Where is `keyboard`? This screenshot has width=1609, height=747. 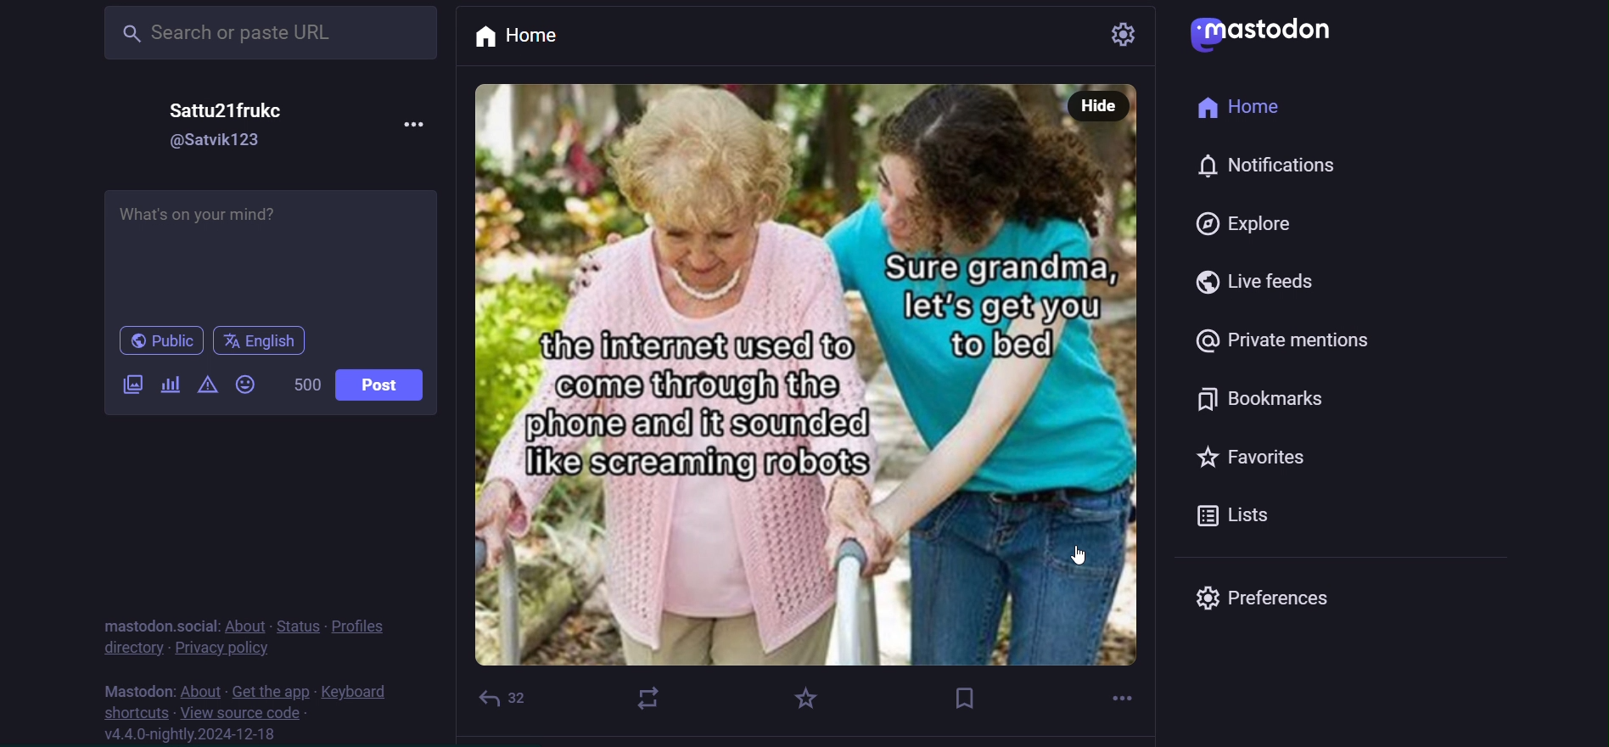
keyboard is located at coordinates (352, 692).